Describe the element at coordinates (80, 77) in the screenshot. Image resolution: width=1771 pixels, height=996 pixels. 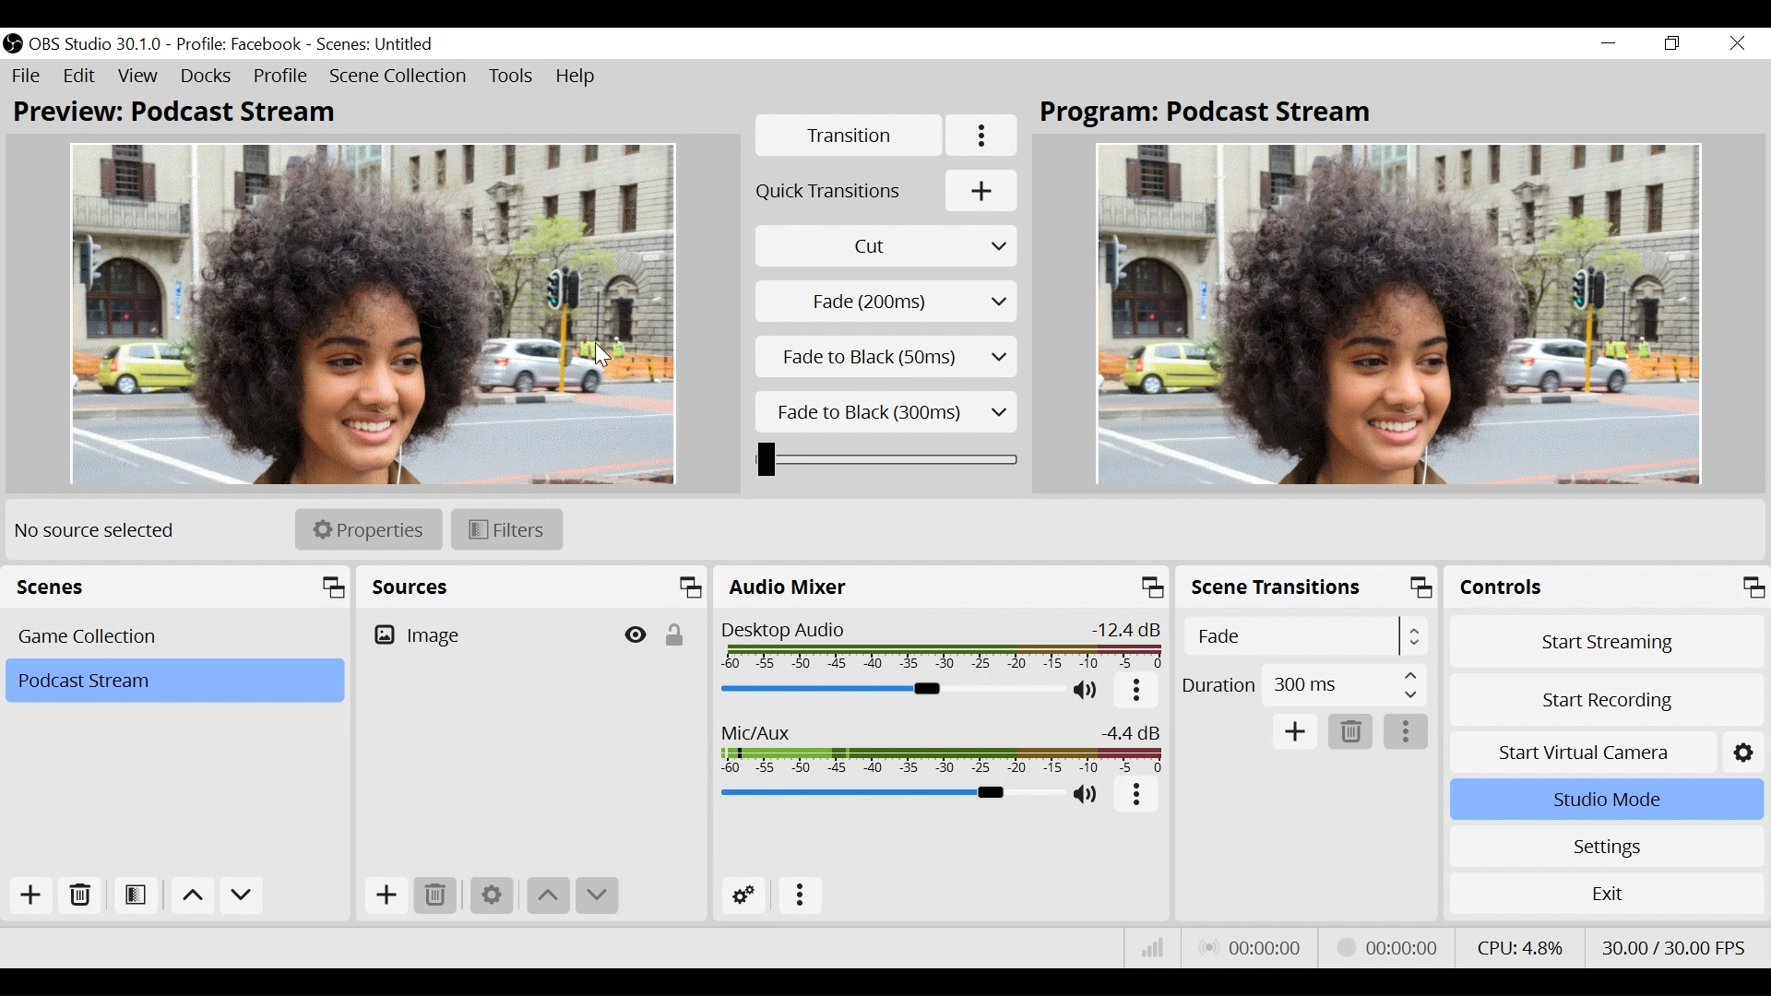
I see `Edit` at that location.